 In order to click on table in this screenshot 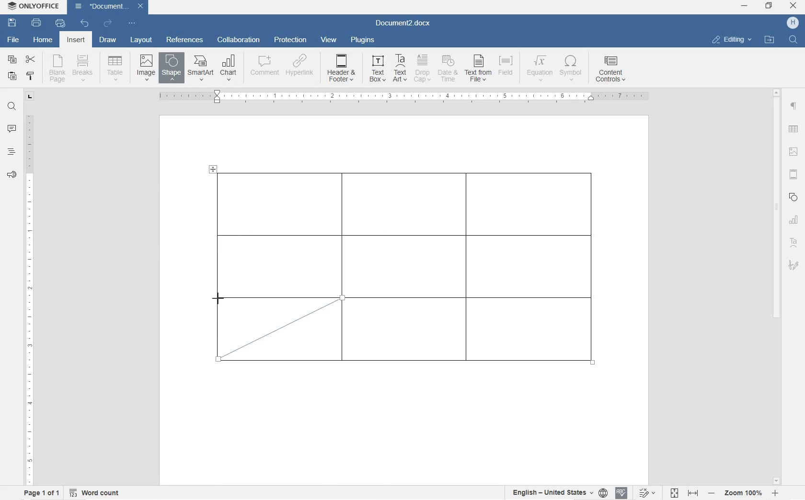, I will do `click(793, 130)`.